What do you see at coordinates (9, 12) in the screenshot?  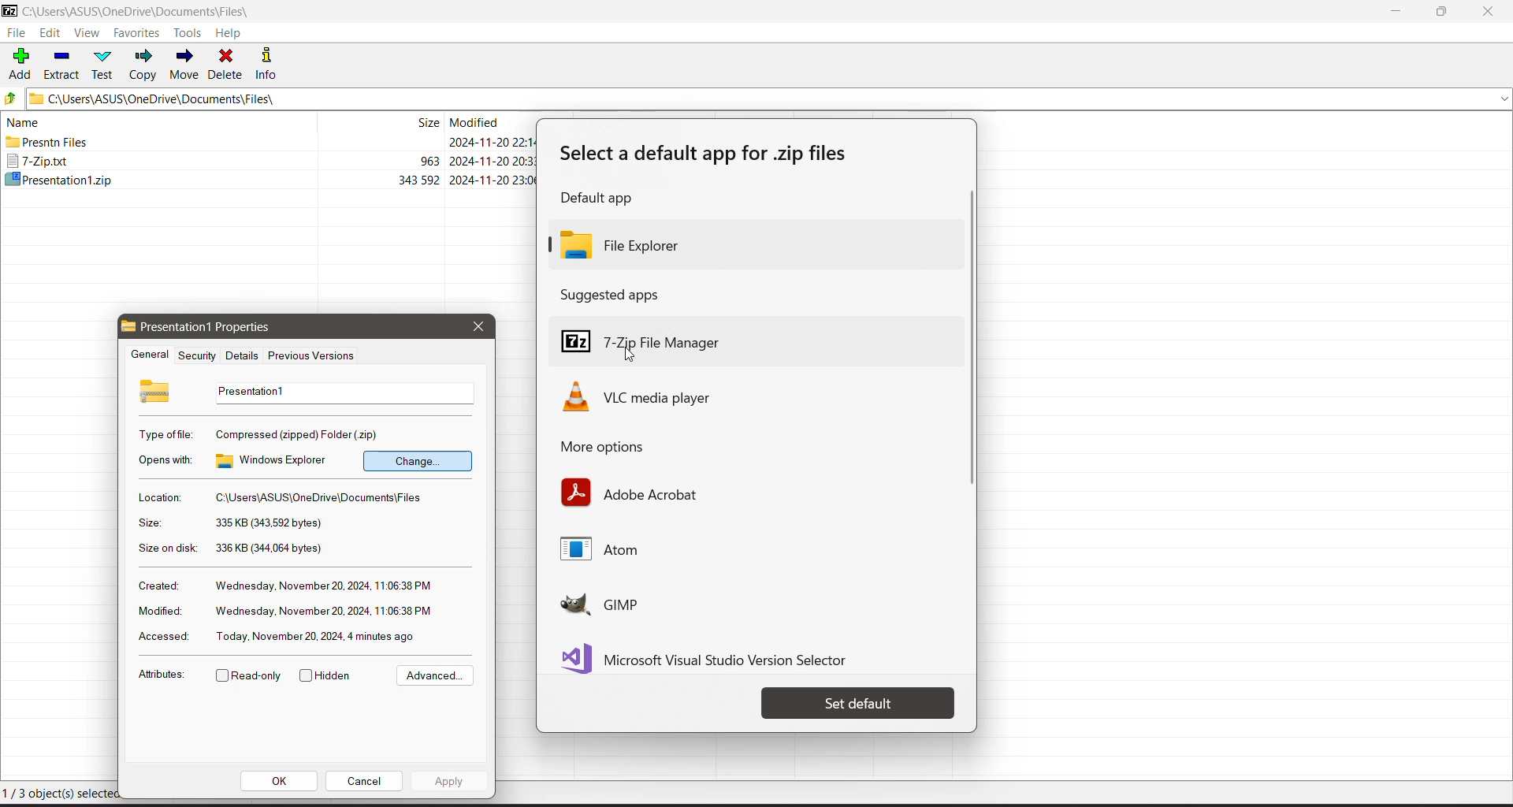 I see `Application Logo` at bounding box center [9, 12].